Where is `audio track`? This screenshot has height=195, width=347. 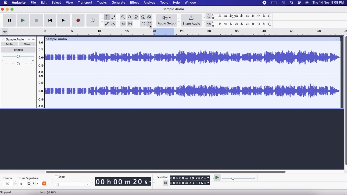
audio track is located at coordinates (192, 91).